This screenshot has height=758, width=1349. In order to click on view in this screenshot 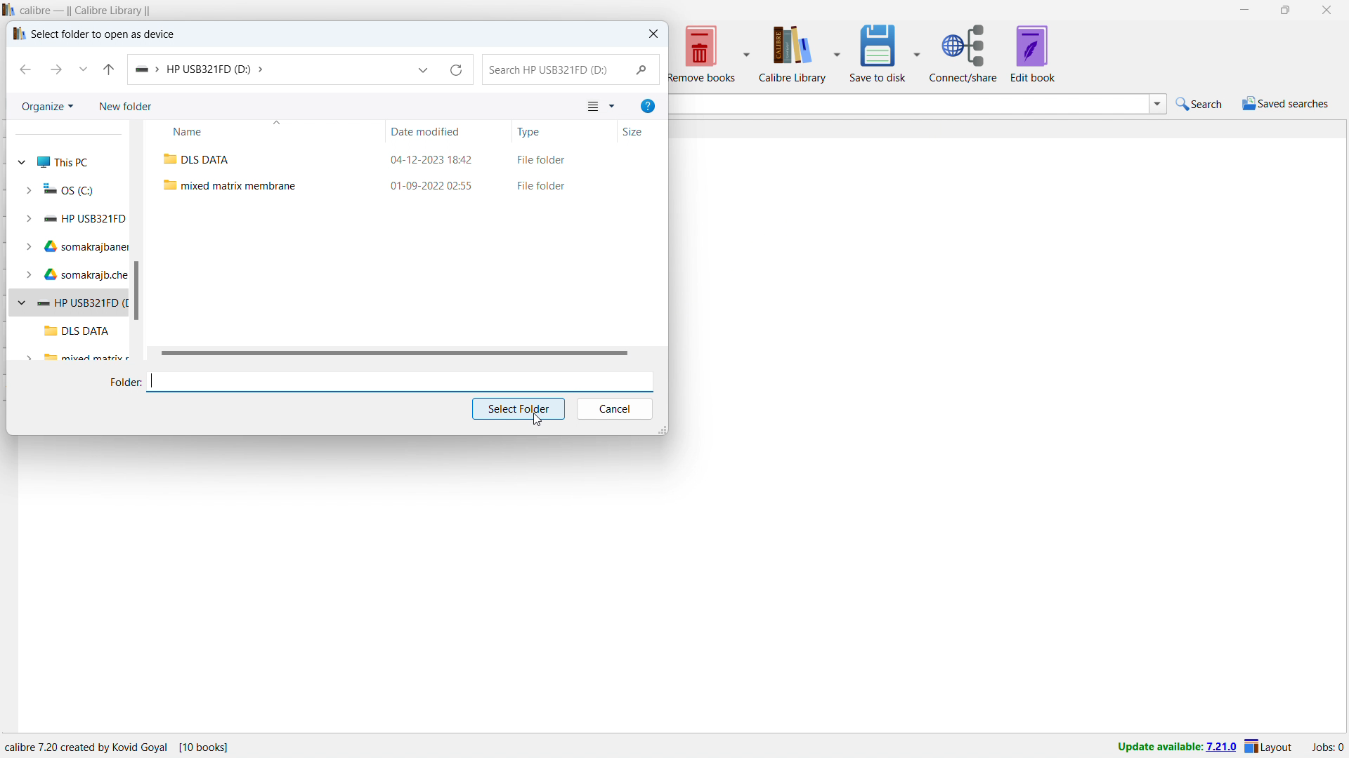, I will do `click(600, 107)`.